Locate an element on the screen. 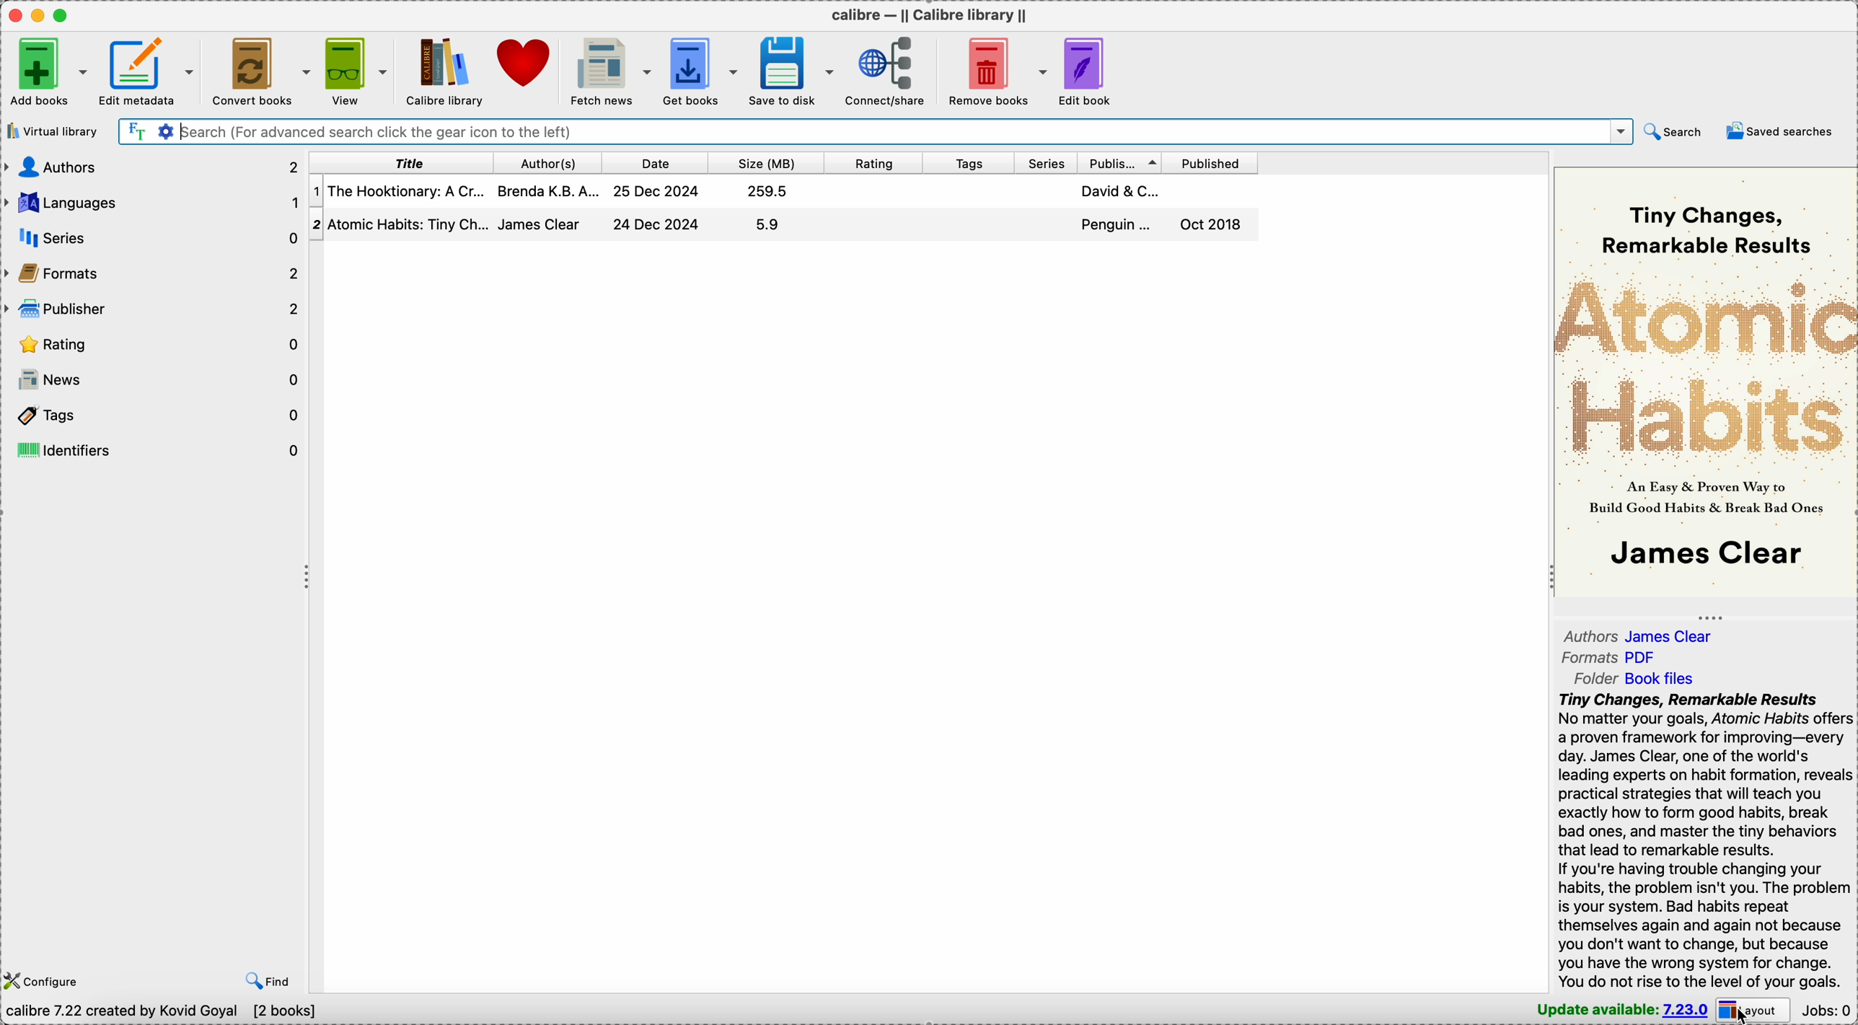 This screenshot has width=1858, height=1025. 25 Dec 2024 is located at coordinates (656, 191).